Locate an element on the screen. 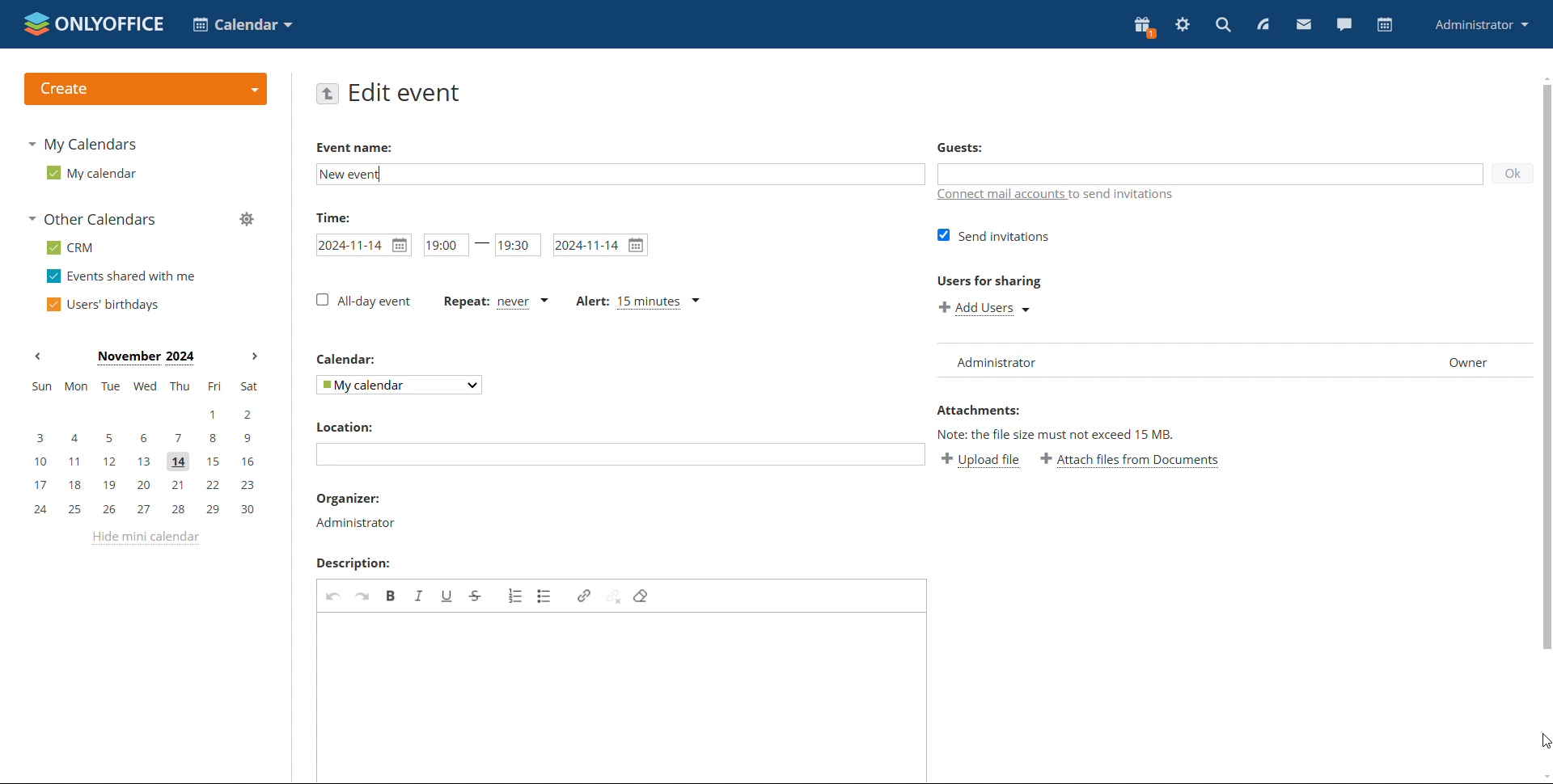  start time is located at coordinates (445, 247).